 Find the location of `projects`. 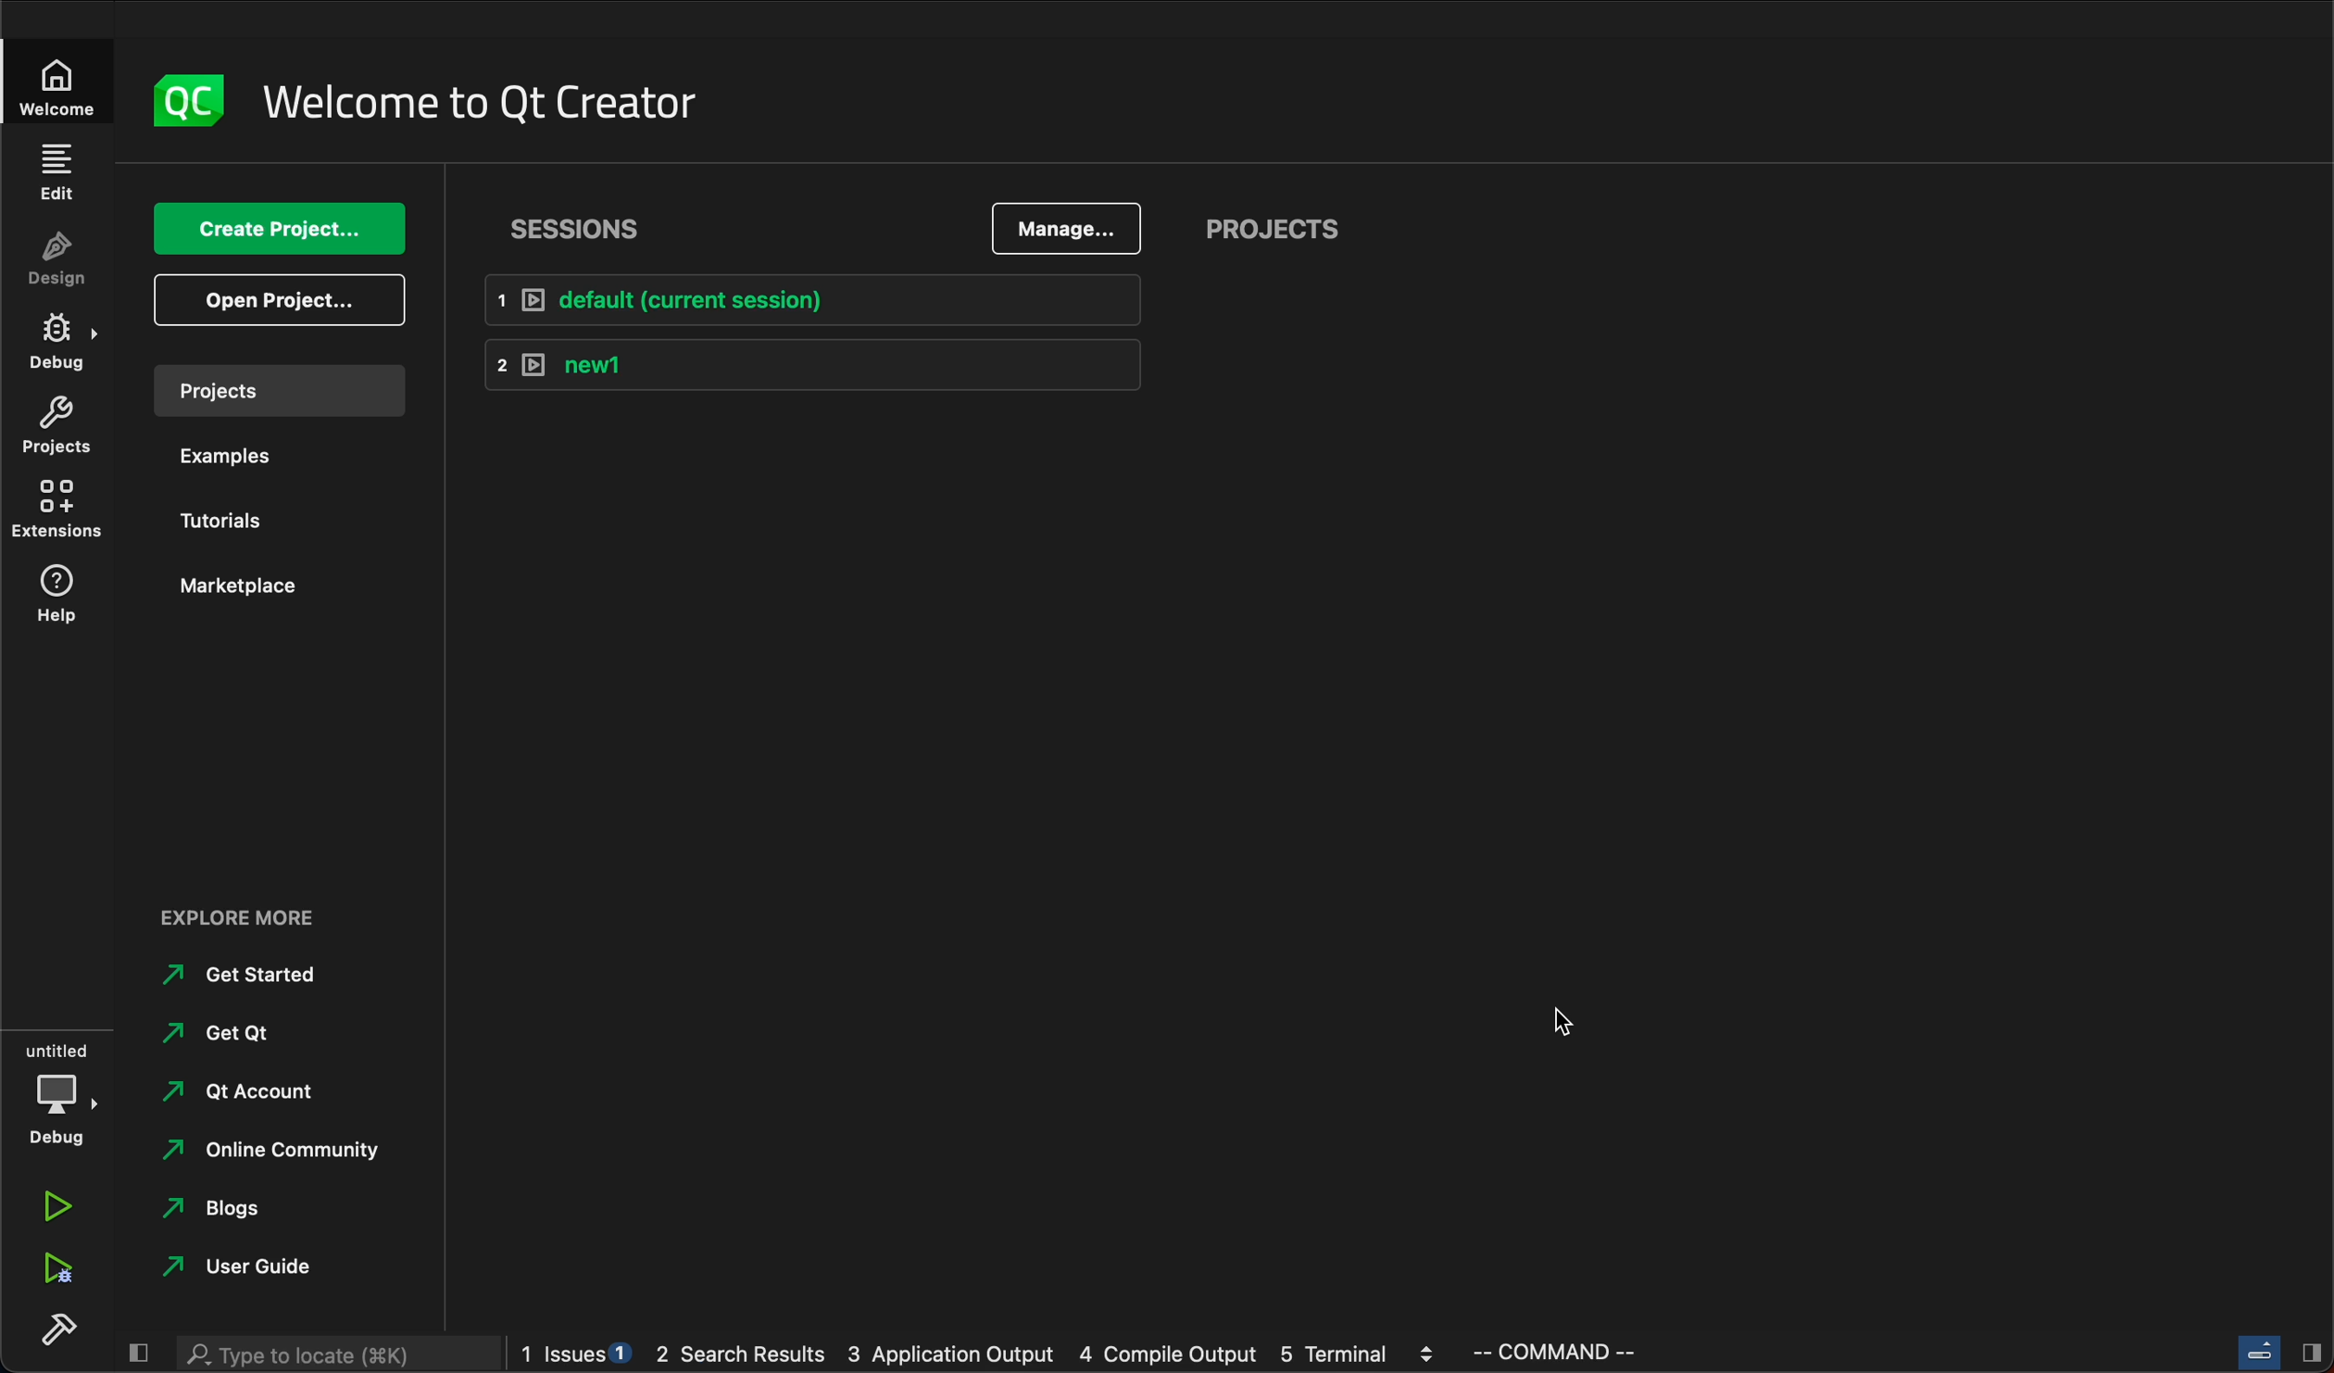

projects is located at coordinates (278, 390).